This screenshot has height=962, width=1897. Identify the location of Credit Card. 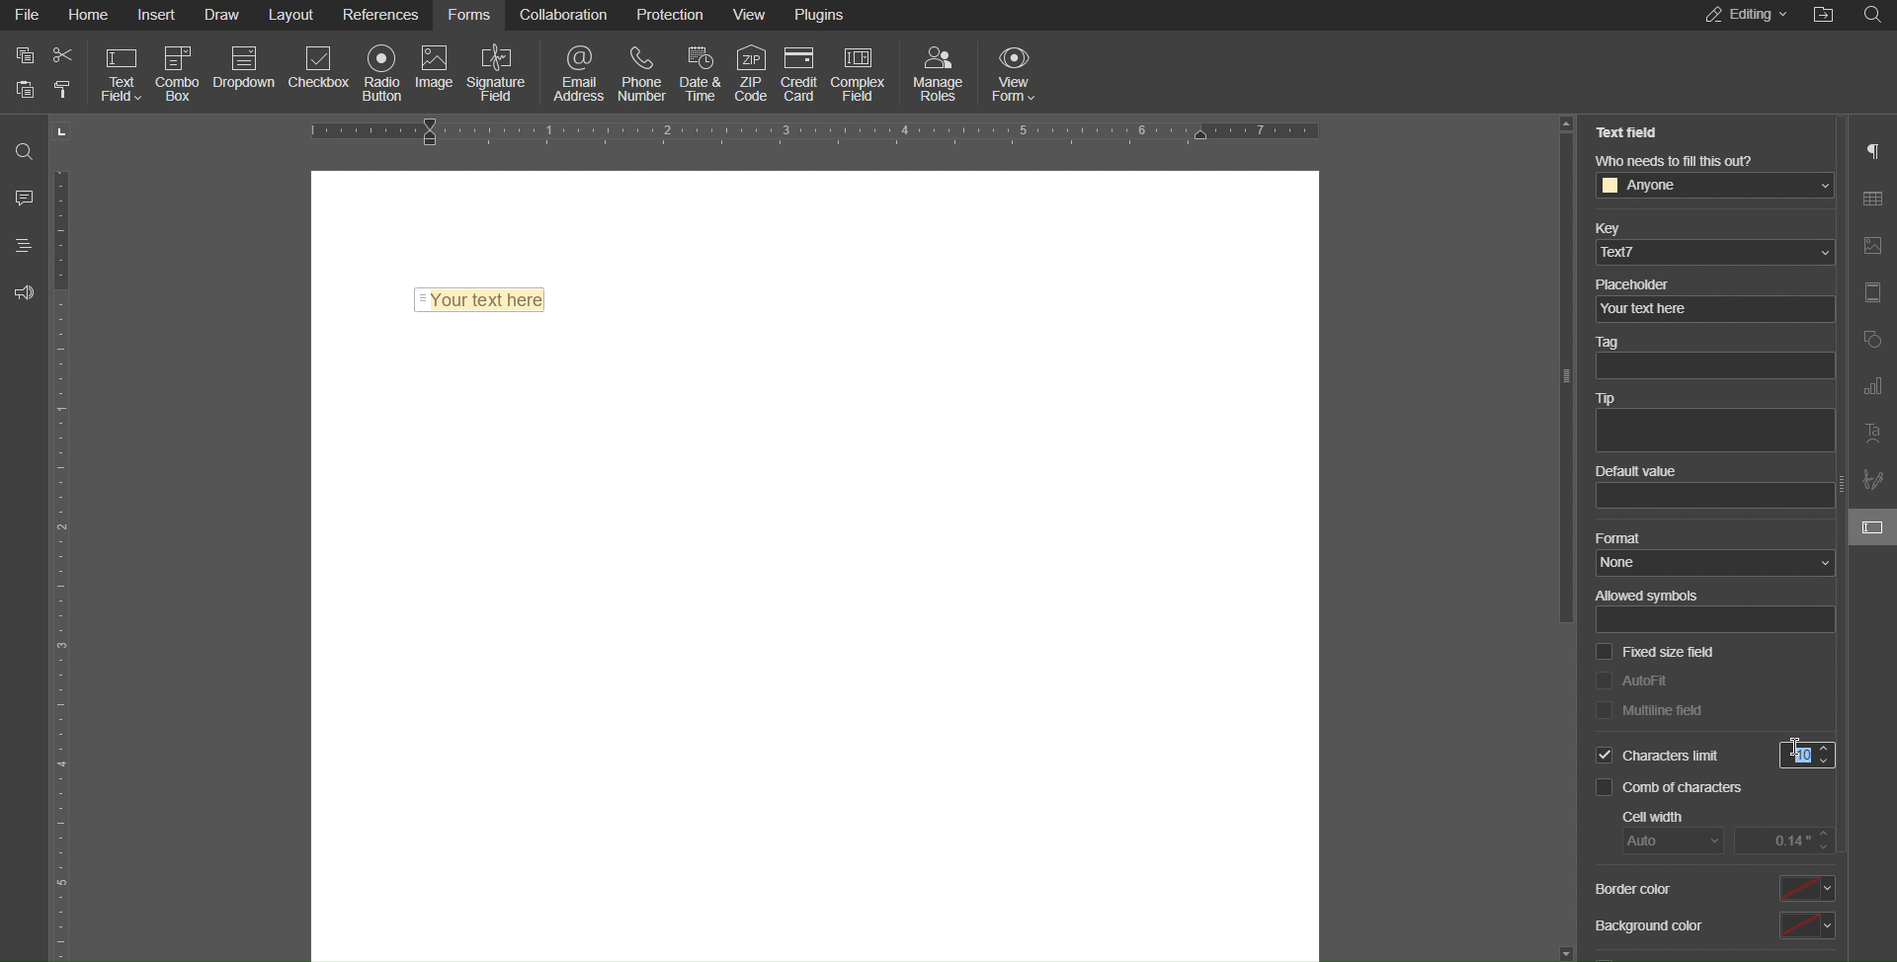
(799, 69).